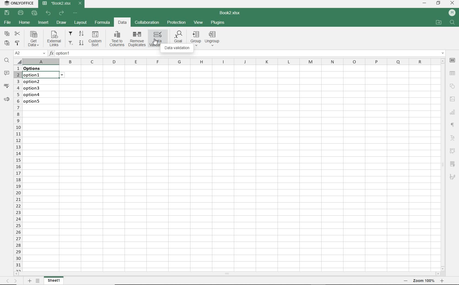 The height and width of the screenshot is (285, 459). I want to click on IMAGE, so click(453, 99).